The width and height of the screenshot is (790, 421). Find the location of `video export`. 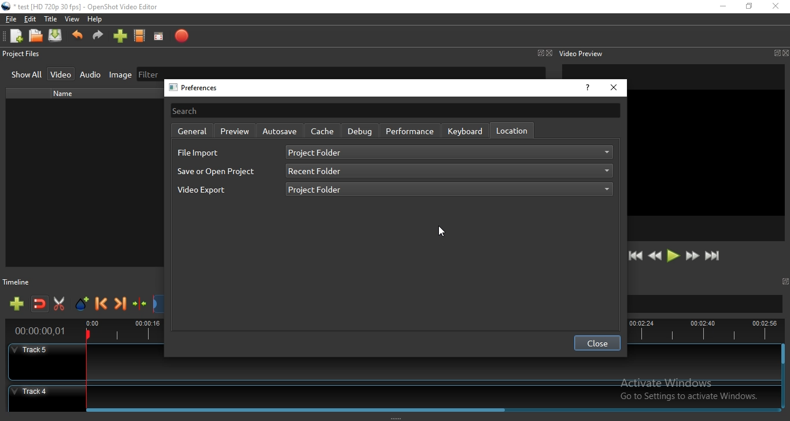

video export is located at coordinates (208, 193).